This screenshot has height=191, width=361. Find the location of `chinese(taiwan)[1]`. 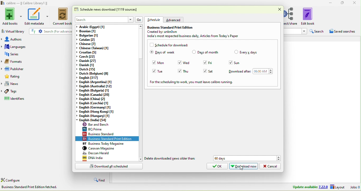

chinese(taiwan)[1] is located at coordinates (93, 48).